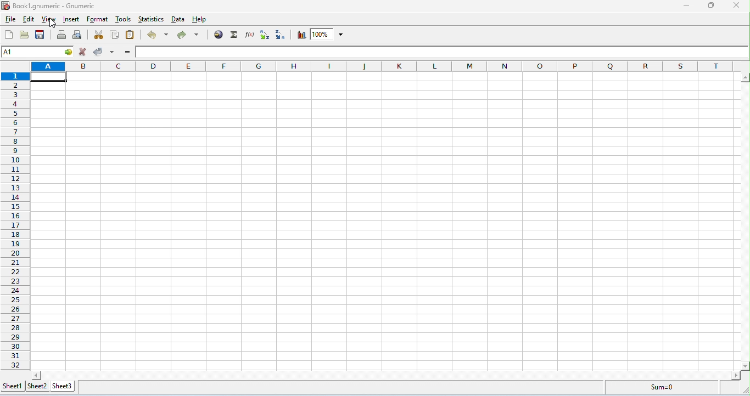  I want to click on accept, so click(98, 51).